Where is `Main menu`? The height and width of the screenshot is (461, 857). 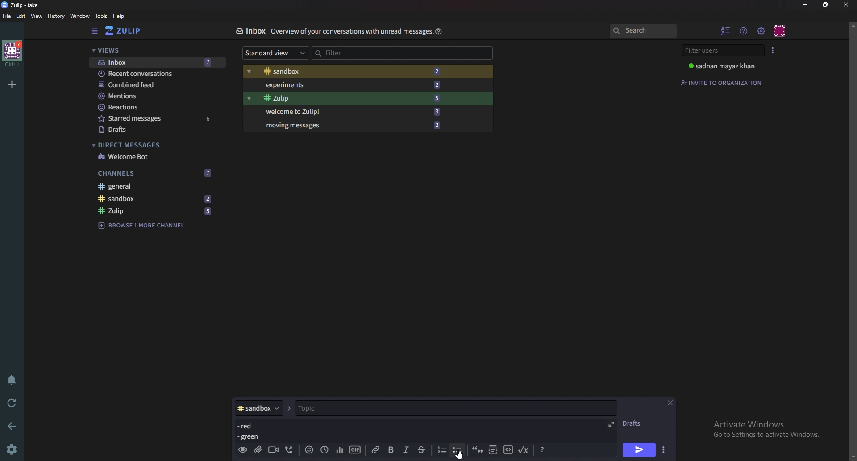 Main menu is located at coordinates (761, 31).